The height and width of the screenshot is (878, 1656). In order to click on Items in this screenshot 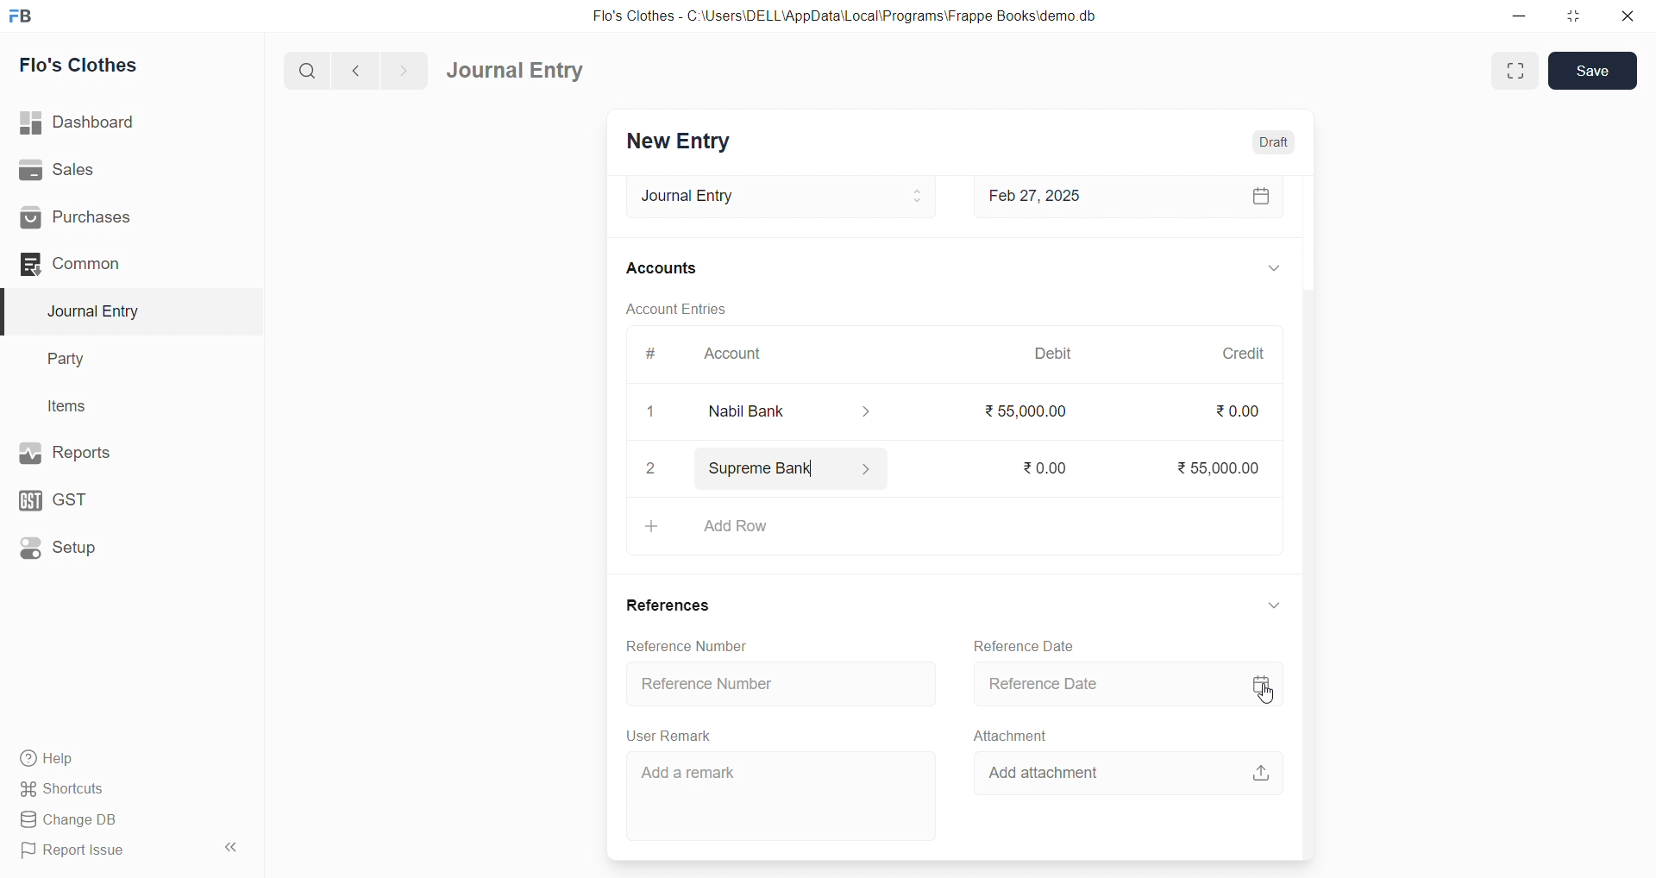, I will do `click(73, 405)`.